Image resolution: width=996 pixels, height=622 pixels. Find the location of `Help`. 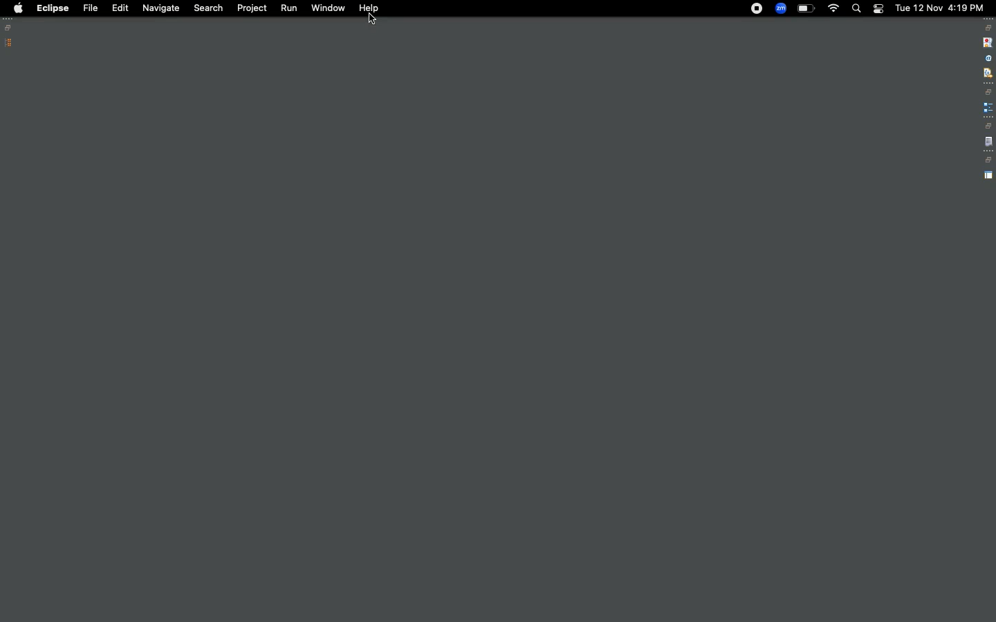

Help is located at coordinates (369, 8).